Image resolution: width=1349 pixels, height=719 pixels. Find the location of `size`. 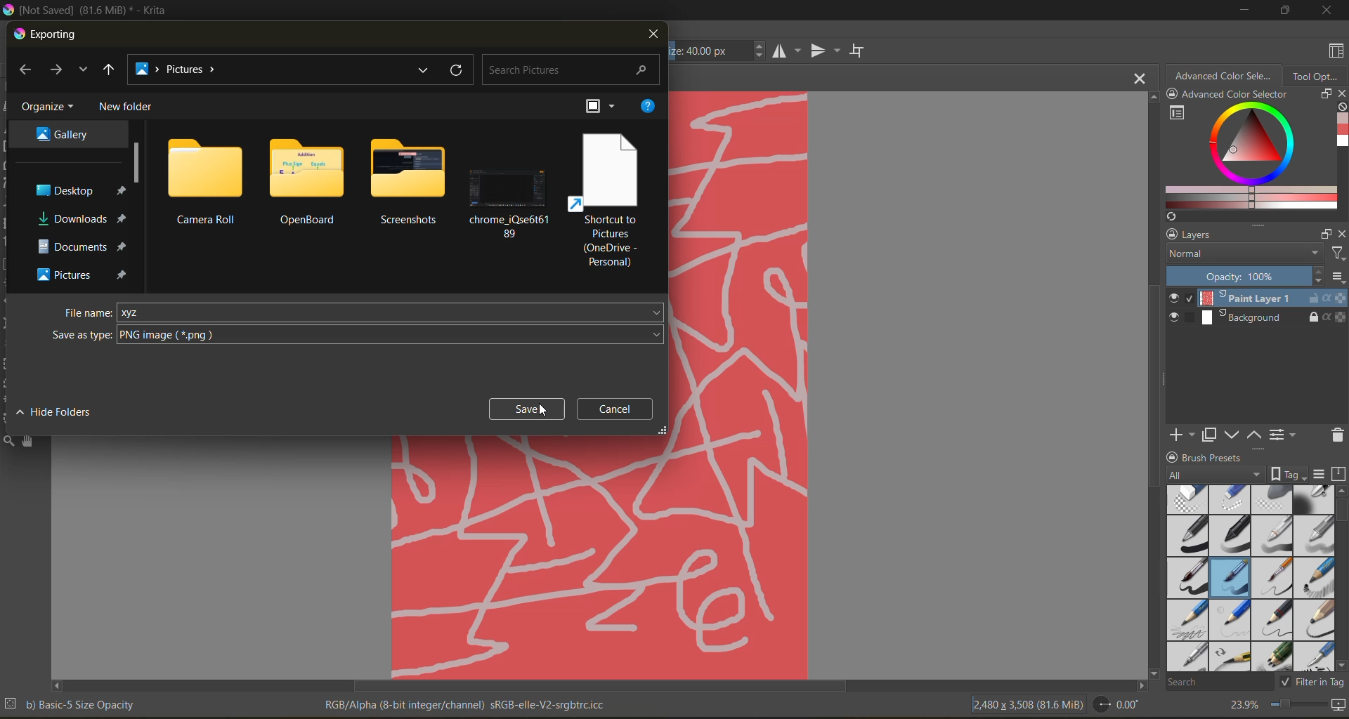

size is located at coordinates (719, 51).